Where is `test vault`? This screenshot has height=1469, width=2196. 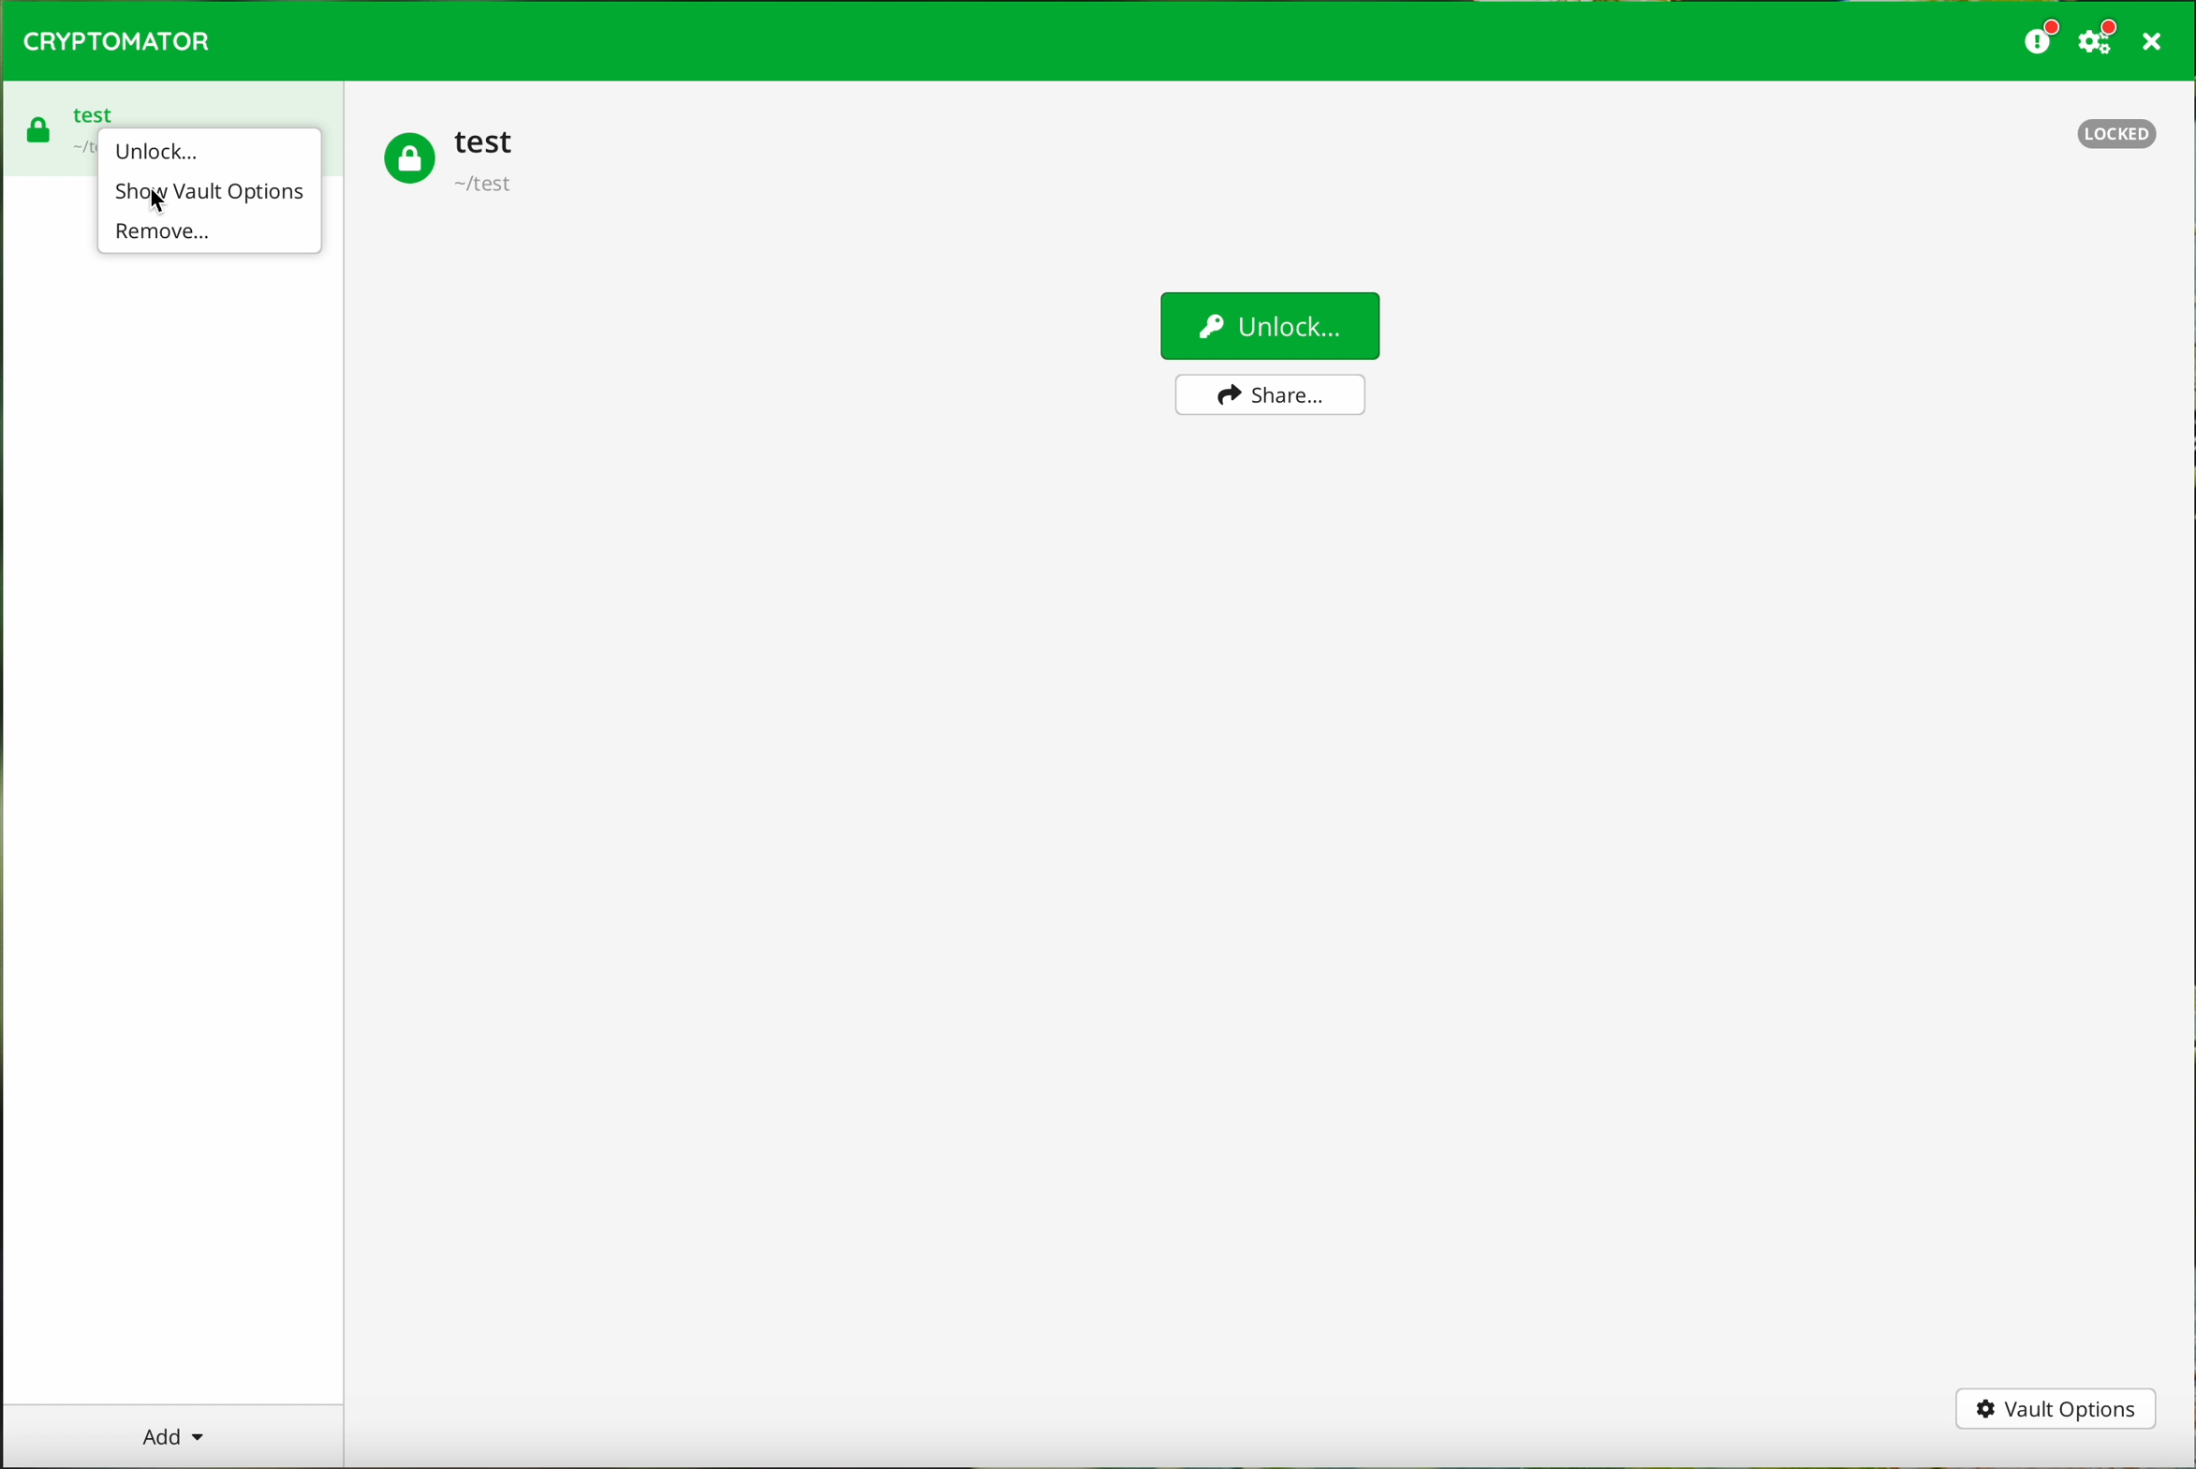 test vault is located at coordinates (52, 121).